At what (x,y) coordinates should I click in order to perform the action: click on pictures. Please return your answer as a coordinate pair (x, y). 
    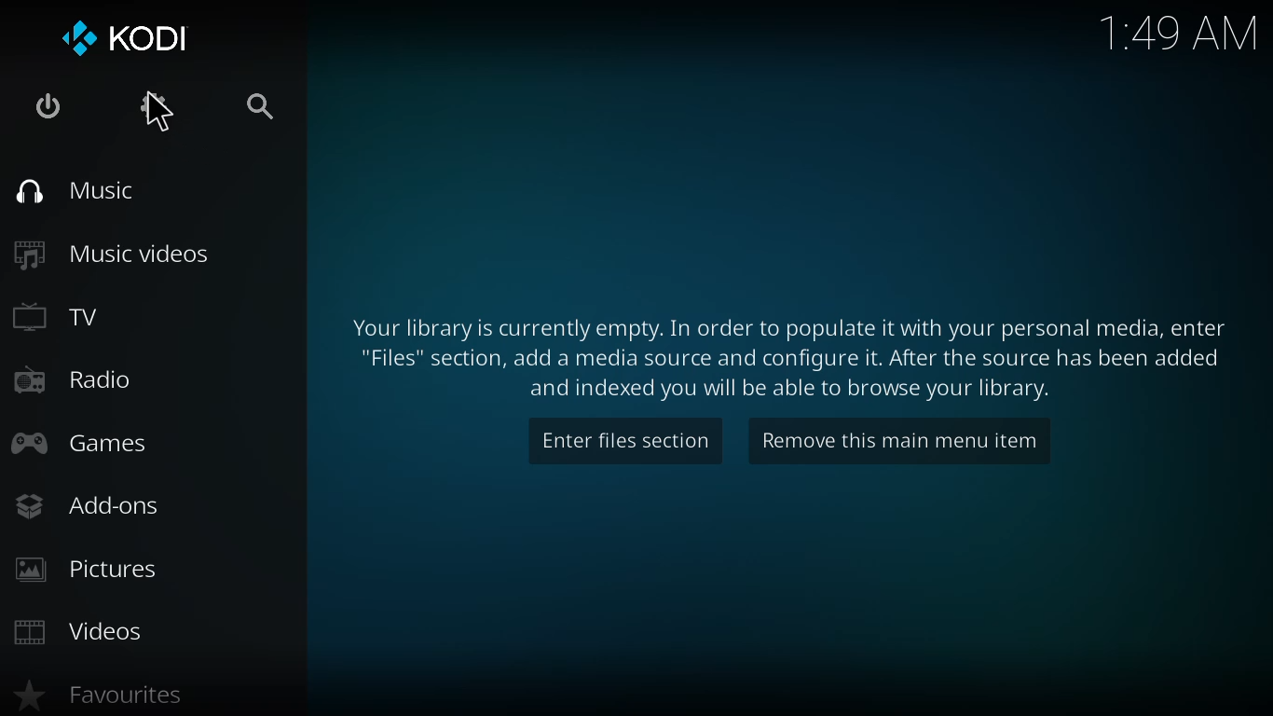
    Looking at the image, I should click on (81, 570).